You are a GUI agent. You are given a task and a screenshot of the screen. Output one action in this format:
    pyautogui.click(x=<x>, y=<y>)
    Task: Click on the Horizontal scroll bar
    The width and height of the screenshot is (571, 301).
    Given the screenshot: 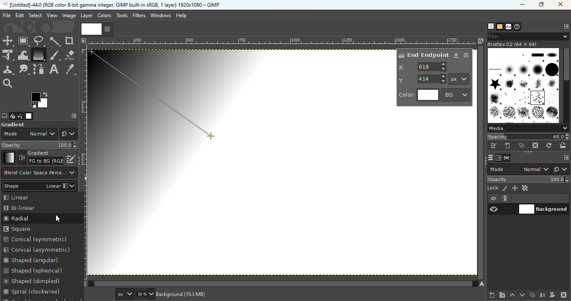 What is the action you would take?
    pyautogui.click(x=482, y=163)
    